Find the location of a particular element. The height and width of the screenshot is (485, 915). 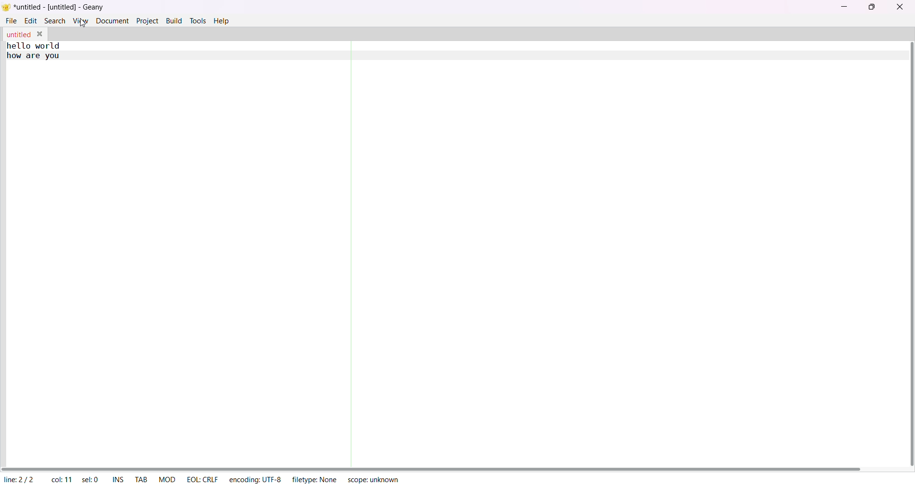

document is located at coordinates (112, 20).